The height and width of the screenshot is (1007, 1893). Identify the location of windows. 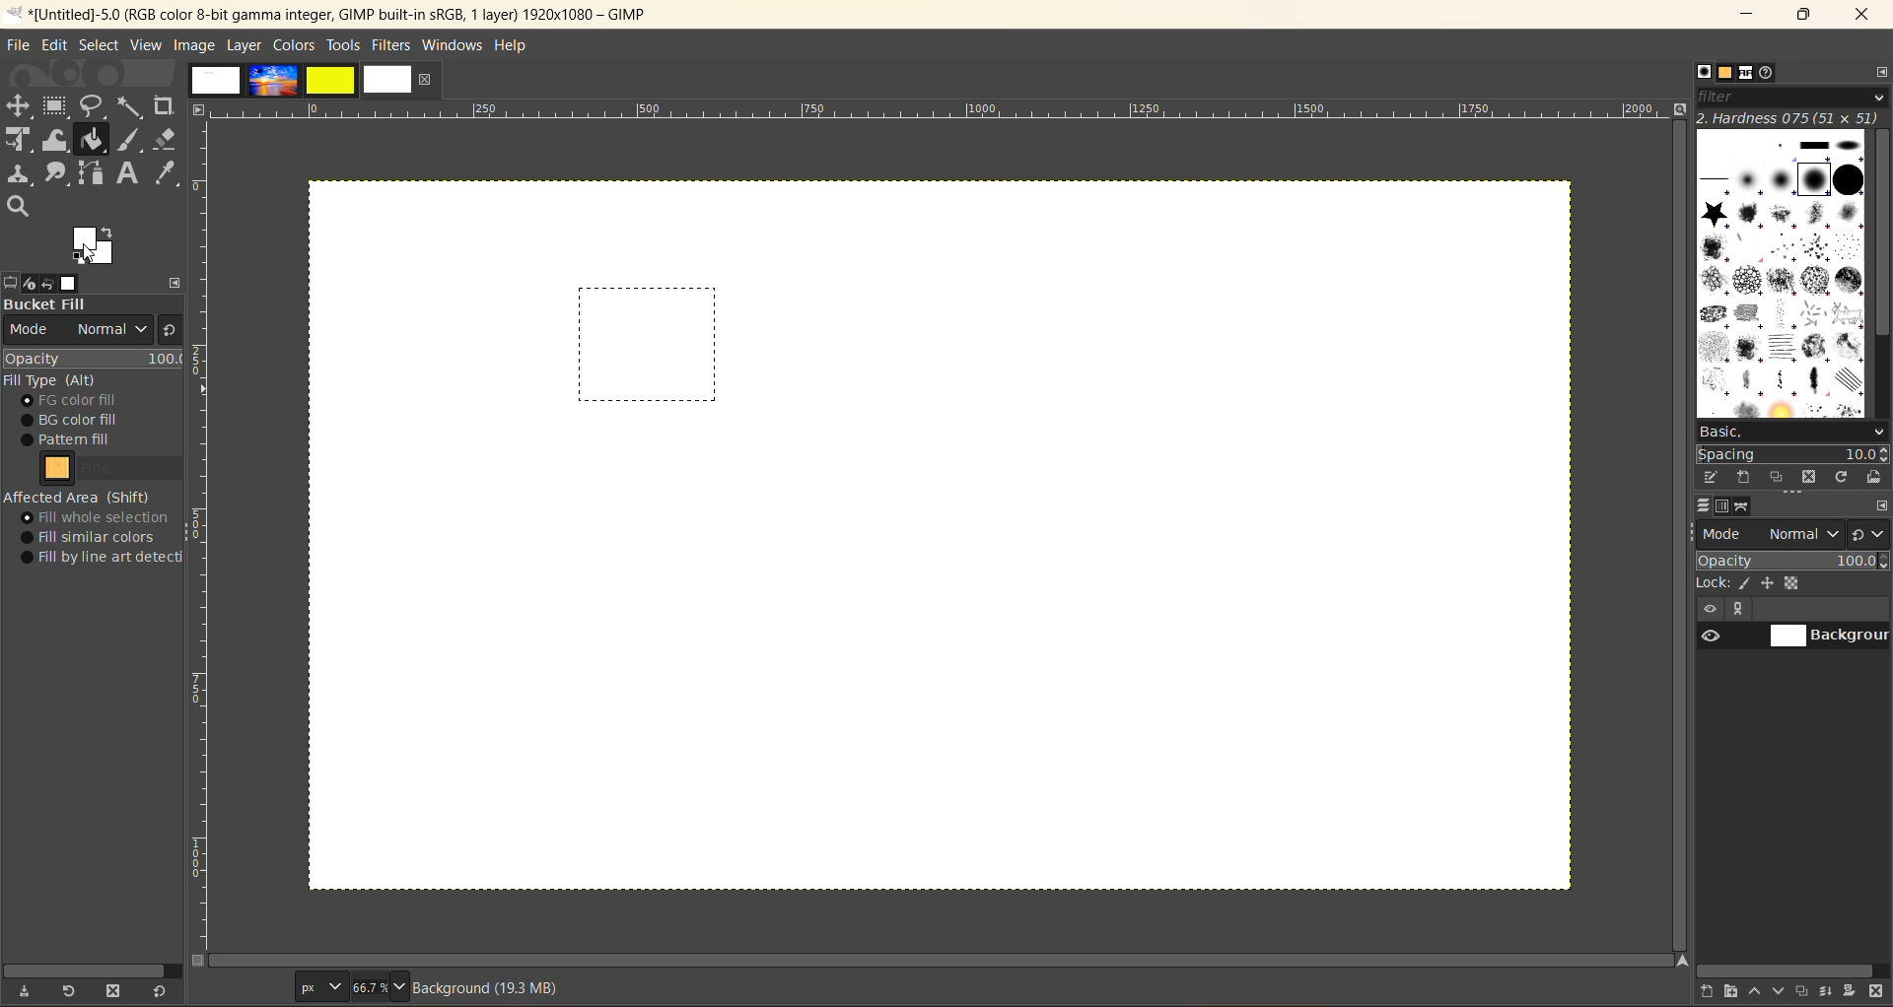
(455, 45).